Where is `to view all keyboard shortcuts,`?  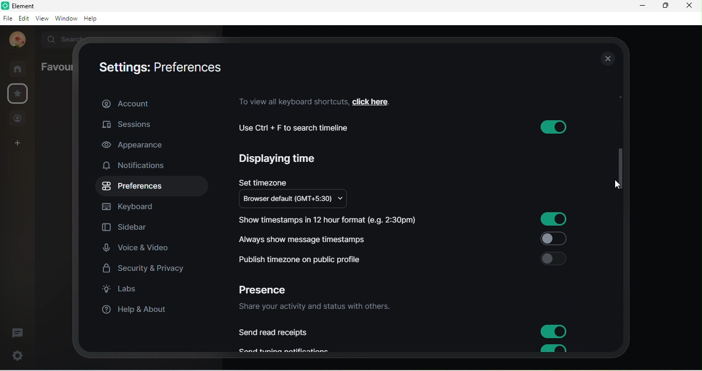 to view all keyboard shortcuts, is located at coordinates (291, 101).